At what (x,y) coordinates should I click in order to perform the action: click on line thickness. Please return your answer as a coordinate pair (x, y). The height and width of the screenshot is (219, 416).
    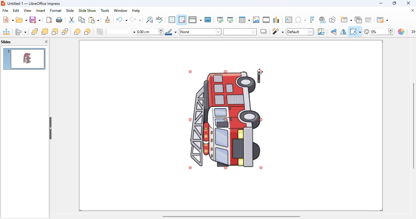
    Looking at the image, I should click on (150, 32).